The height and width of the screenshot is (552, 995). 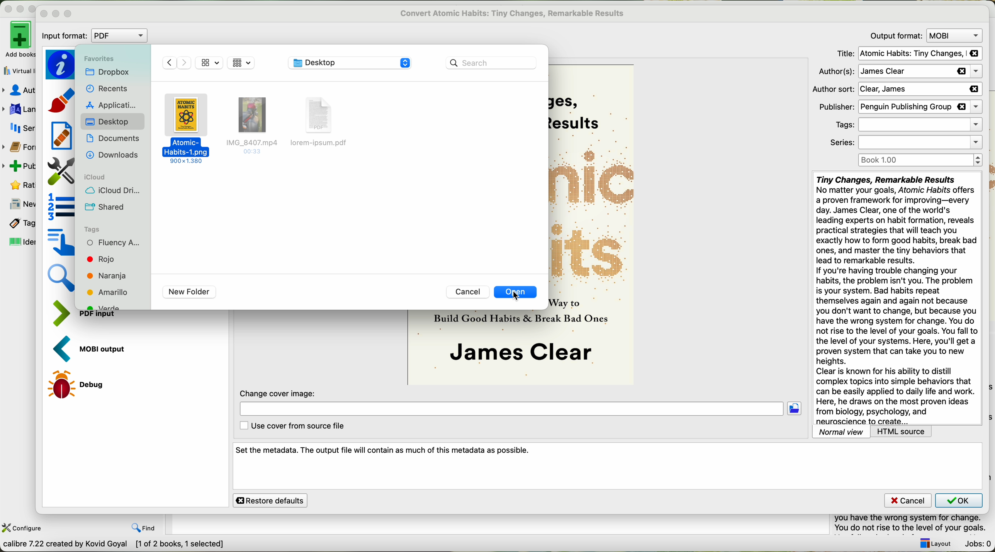 I want to click on heuristic processing, so click(x=61, y=135).